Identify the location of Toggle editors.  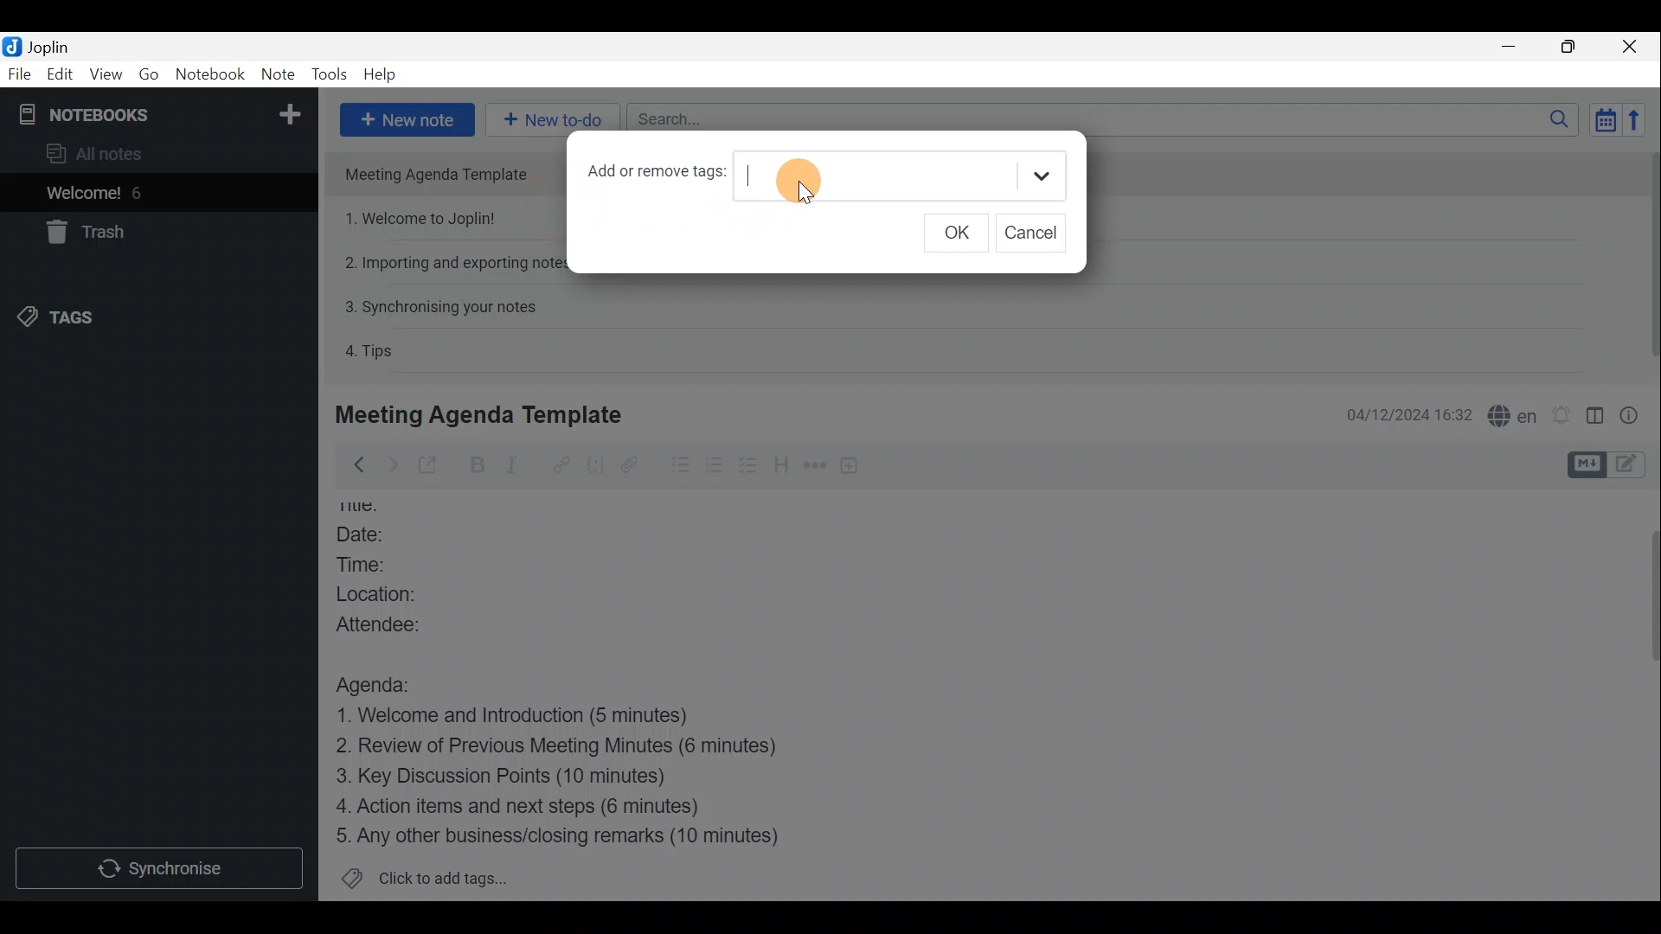
(1584, 465).